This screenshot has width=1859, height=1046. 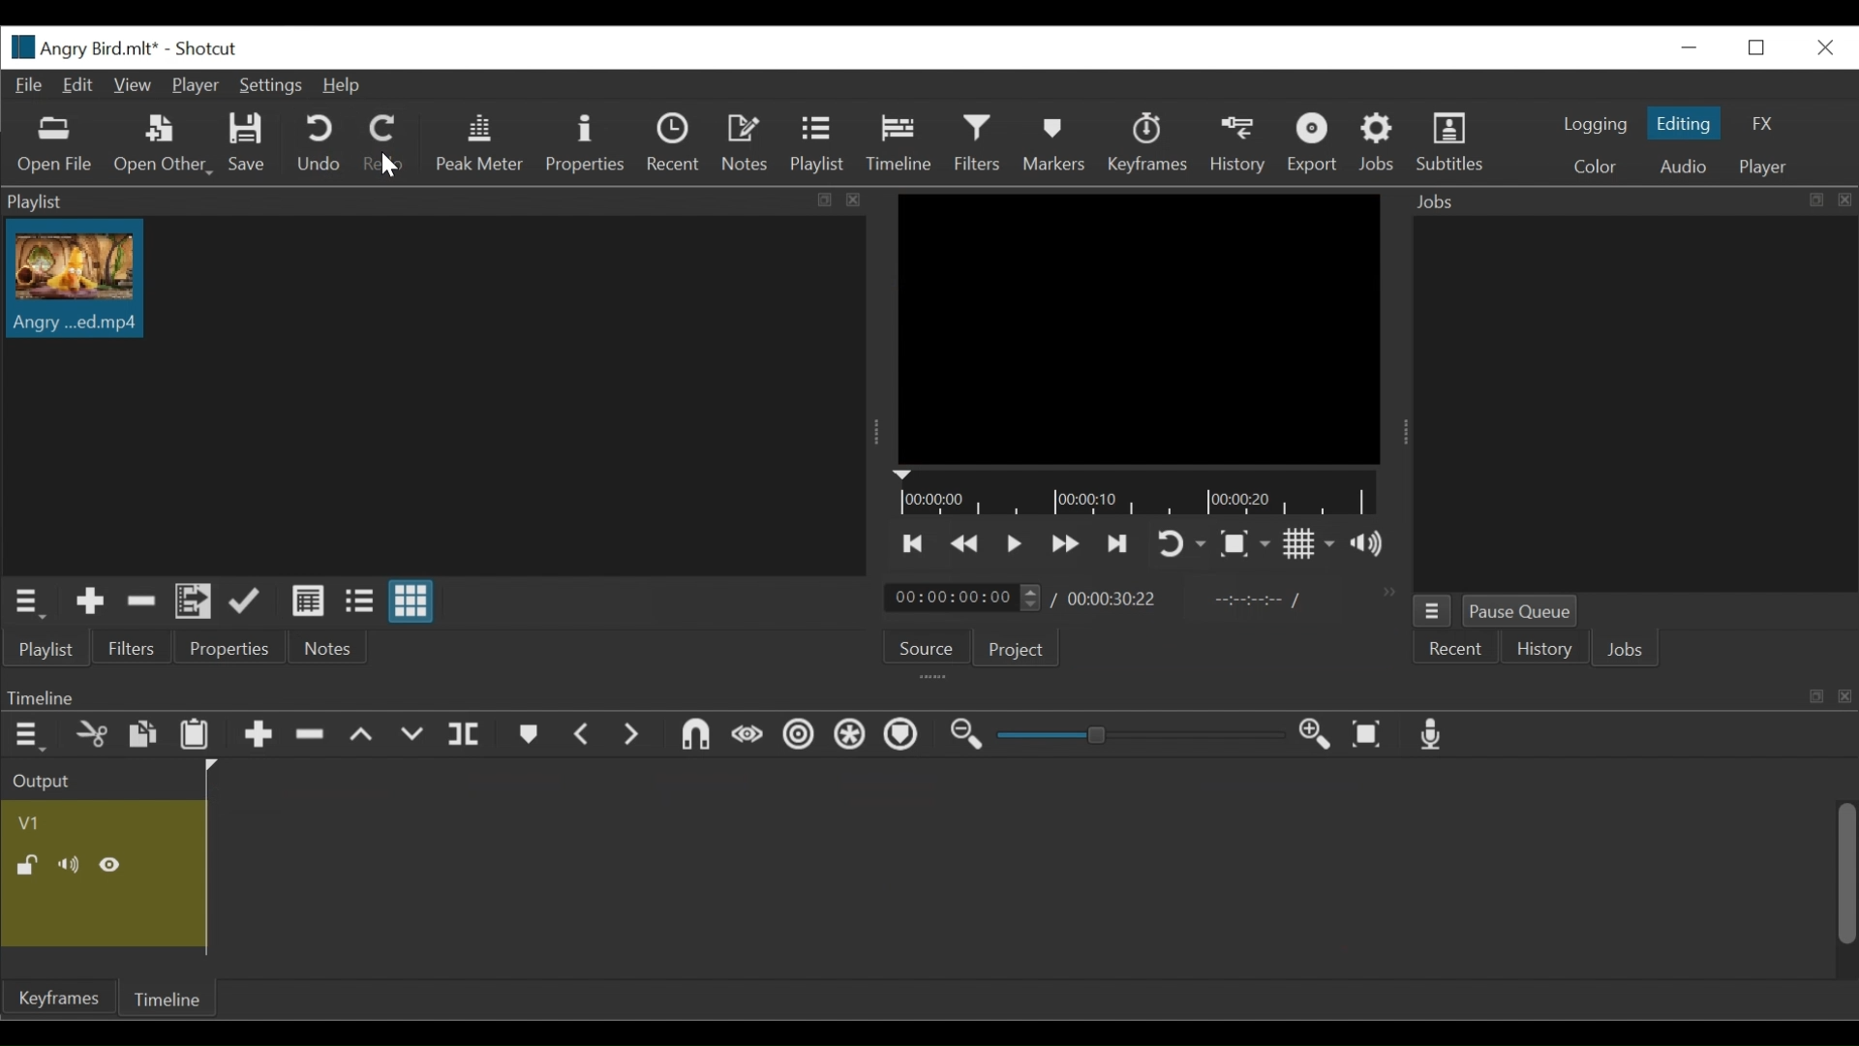 I want to click on Hide, so click(x=113, y=864).